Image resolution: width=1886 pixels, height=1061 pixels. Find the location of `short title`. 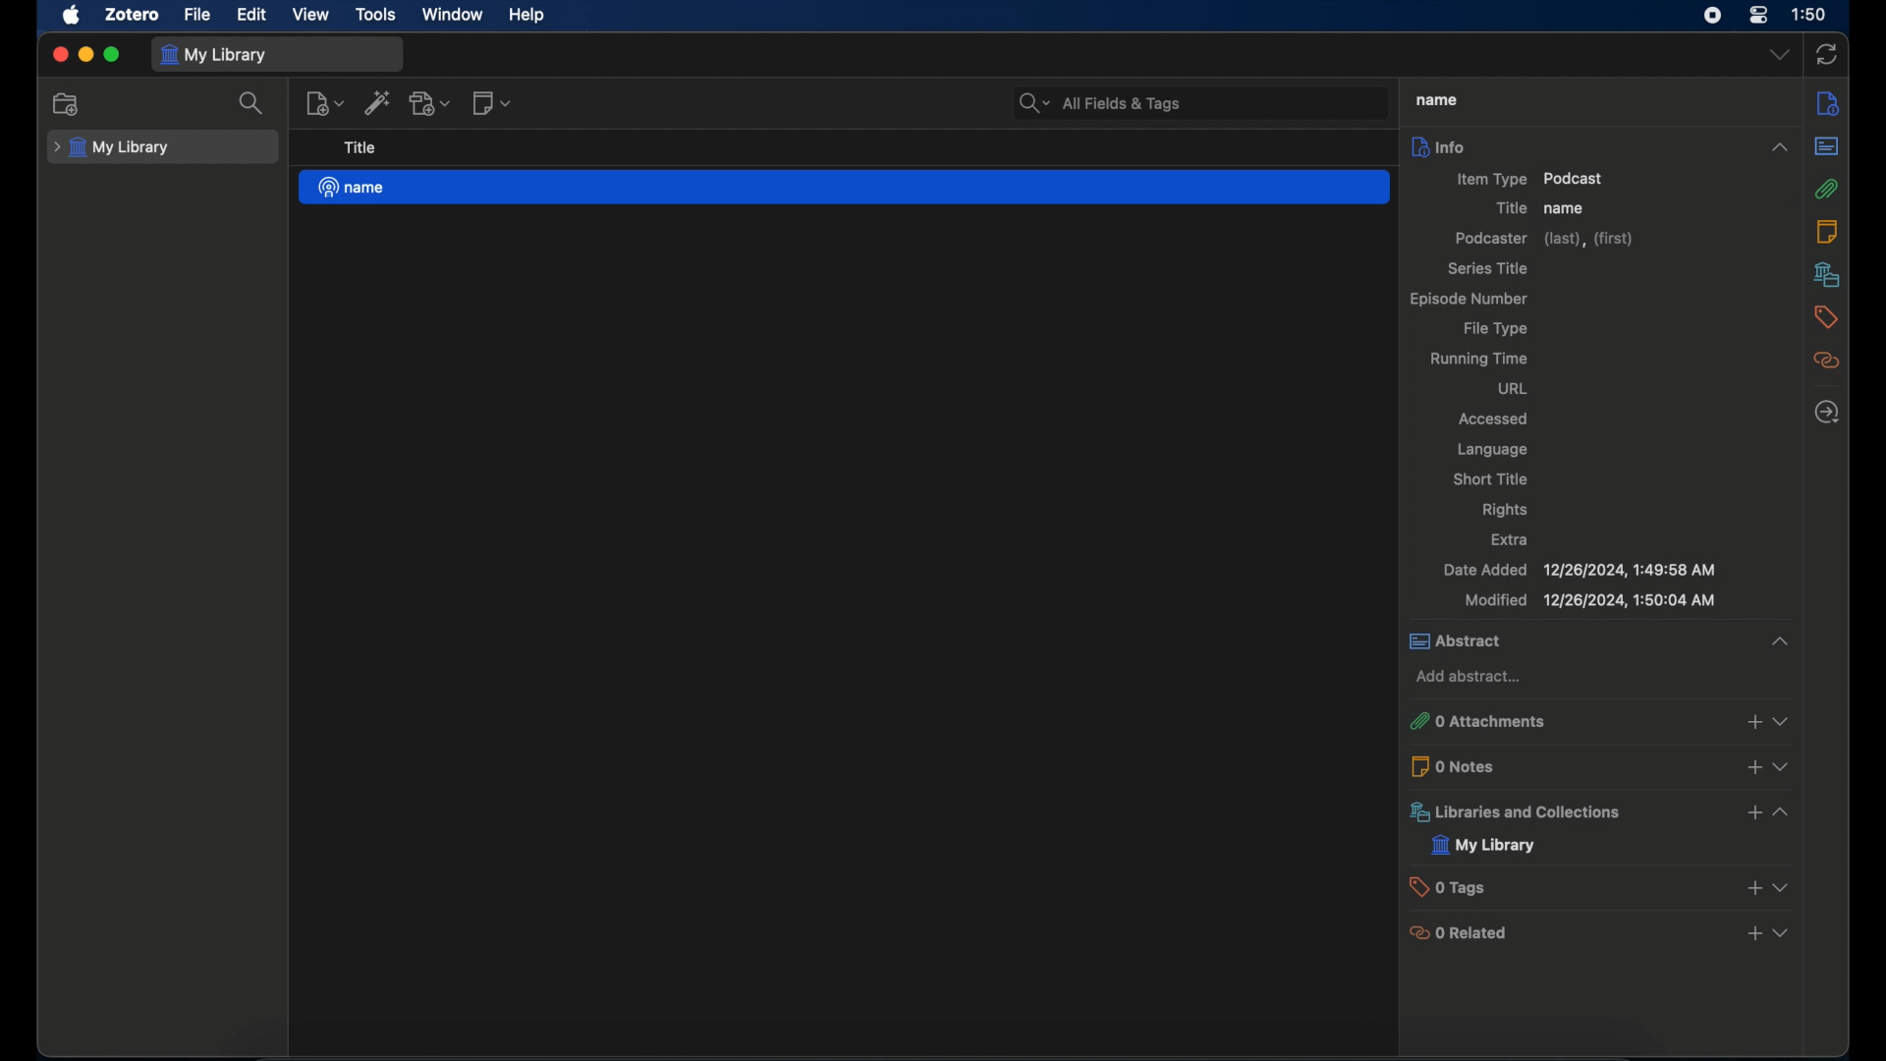

short title is located at coordinates (1492, 478).